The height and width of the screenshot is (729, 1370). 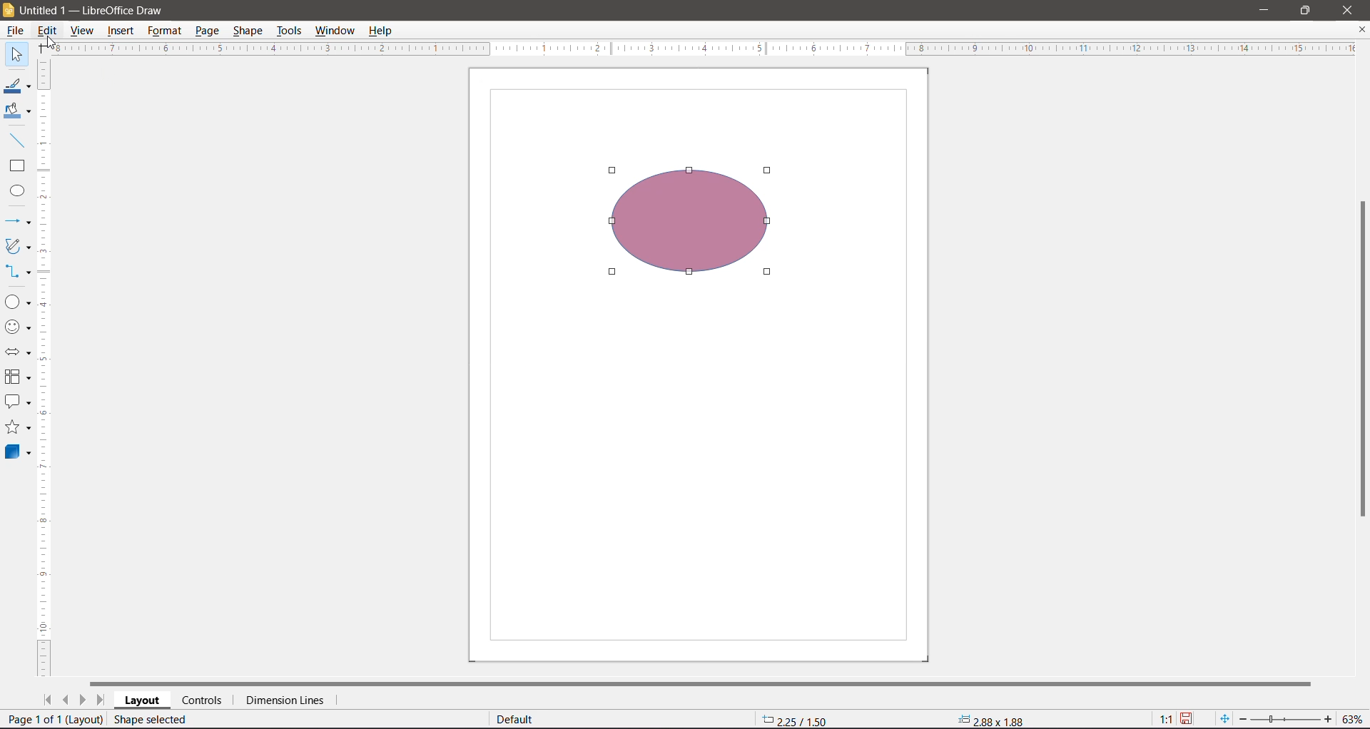 What do you see at coordinates (83, 700) in the screenshot?
I see `Scroll to next page` at bounding box center [83, 700].